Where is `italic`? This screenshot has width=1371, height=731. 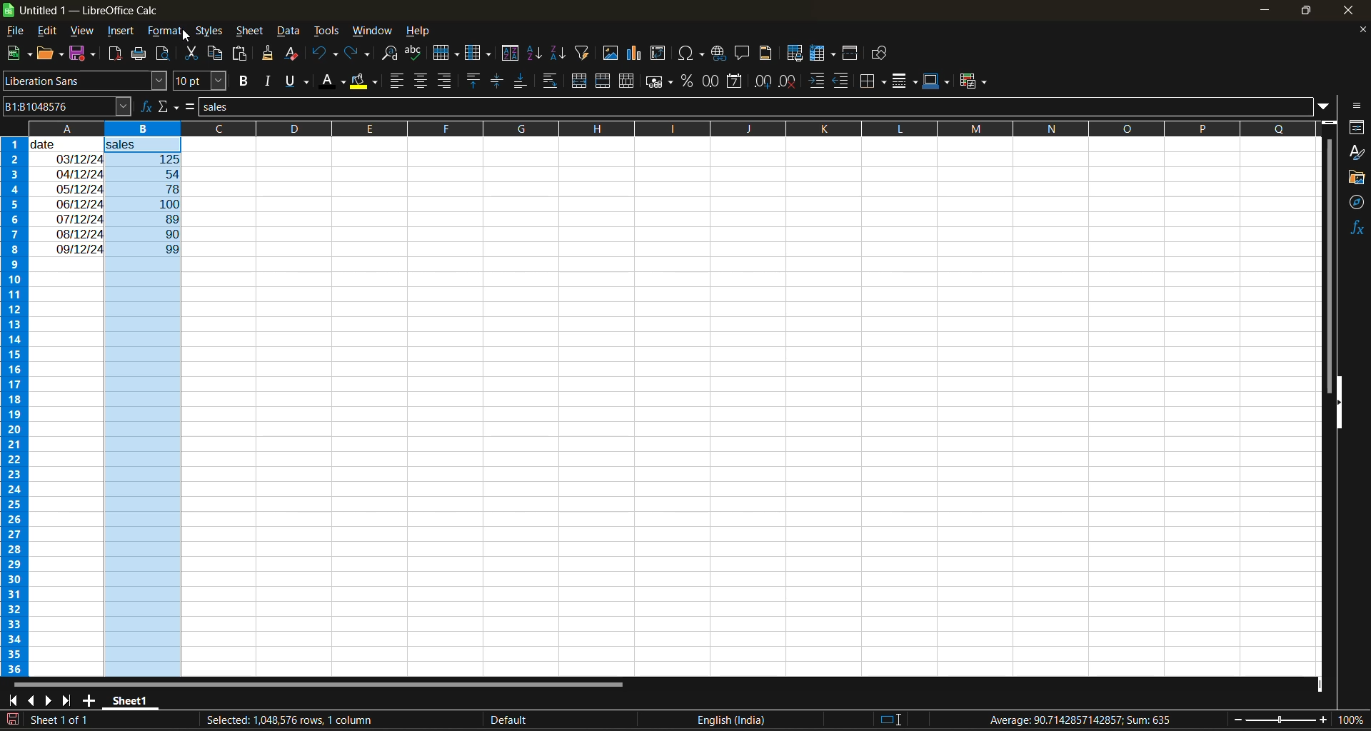
italic is located at coordinates (270, 81).